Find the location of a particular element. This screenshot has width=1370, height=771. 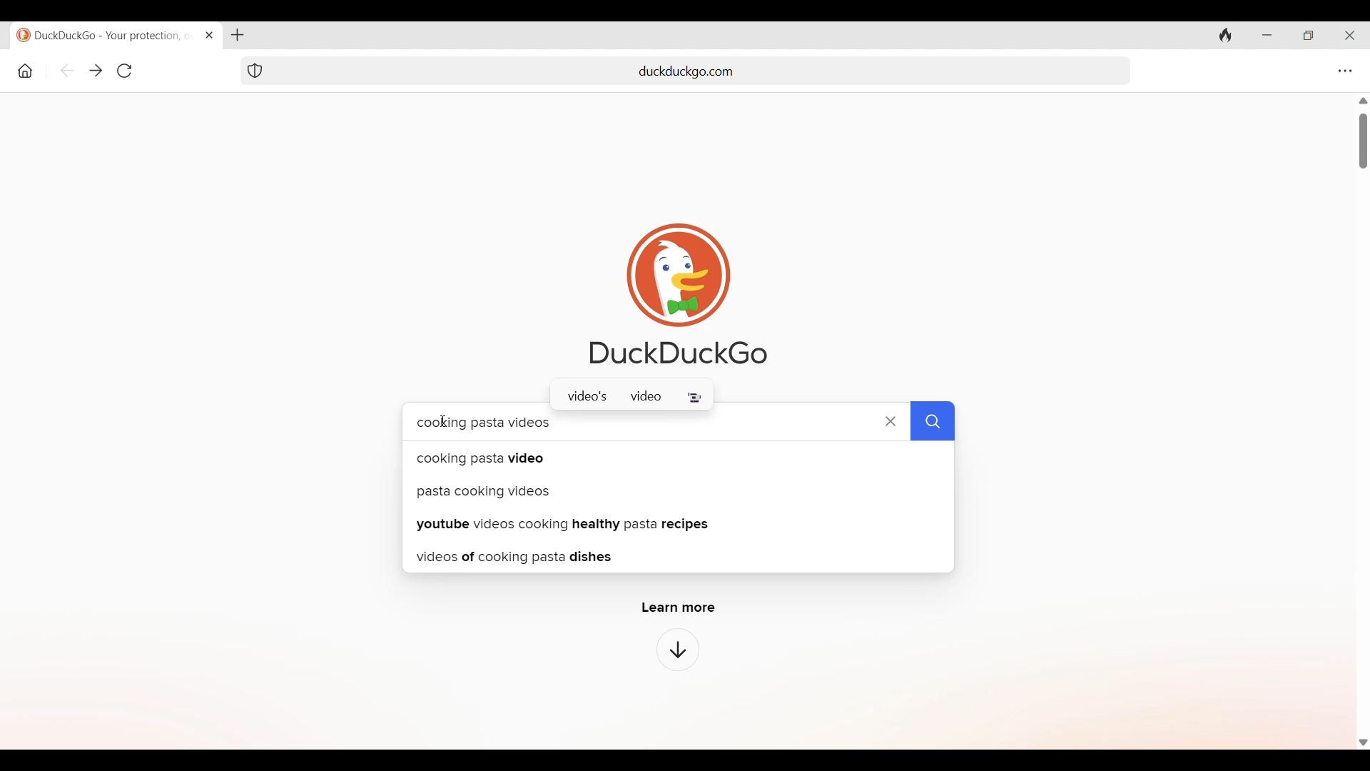

Go backward is located at coordinates (68, 71).